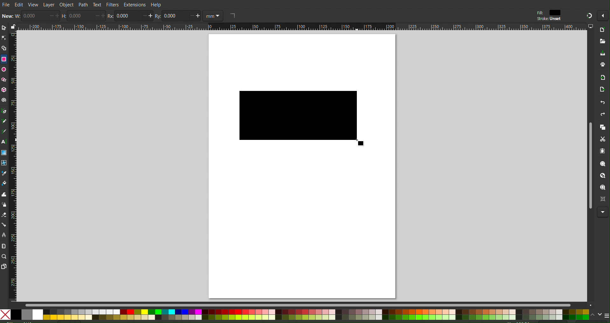 This screenshot has width=610, height=323. I want to click on Snapping, so click(588, 15).